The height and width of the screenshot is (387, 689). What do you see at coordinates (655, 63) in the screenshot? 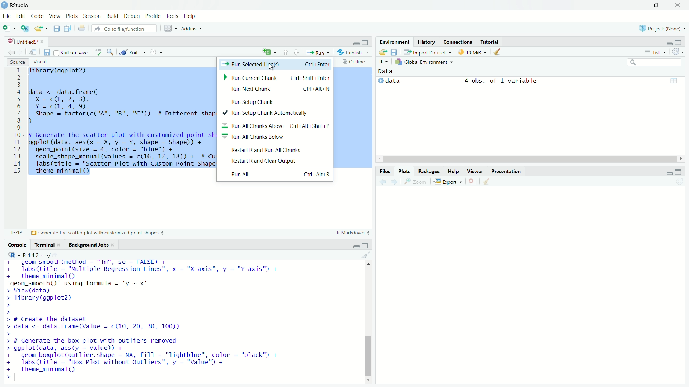
I see `search bar` at bounding box center [655, 63].